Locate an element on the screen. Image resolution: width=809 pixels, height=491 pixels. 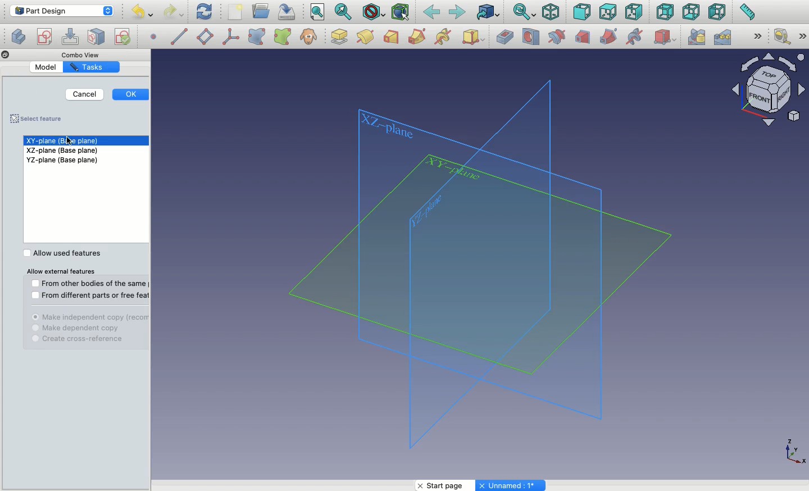
Linear pattern is located at coordinates (721, 37).